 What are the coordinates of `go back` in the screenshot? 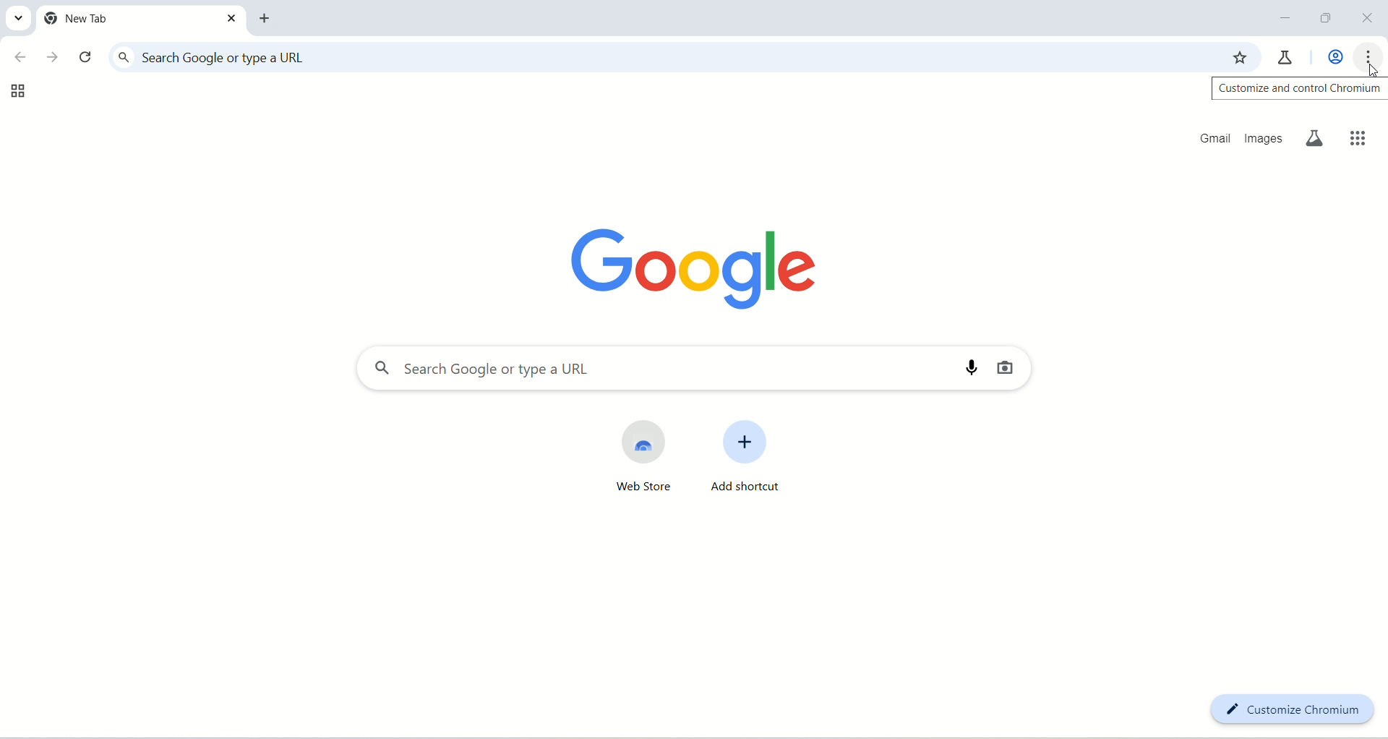 It's located at (18, 59).